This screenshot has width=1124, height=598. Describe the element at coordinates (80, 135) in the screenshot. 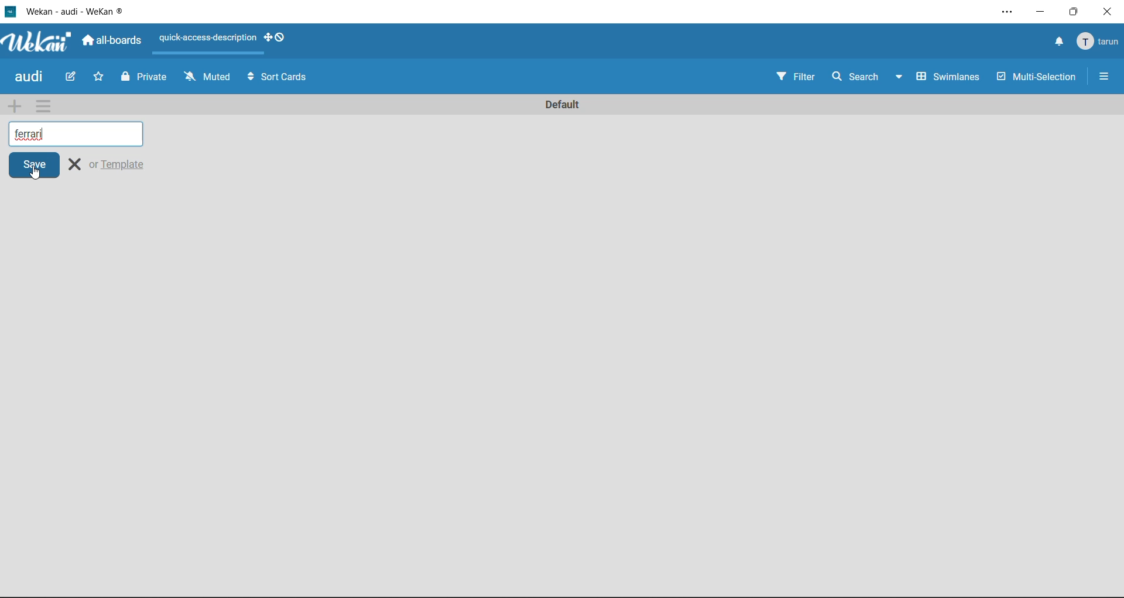

I see `ferrari` at that location.